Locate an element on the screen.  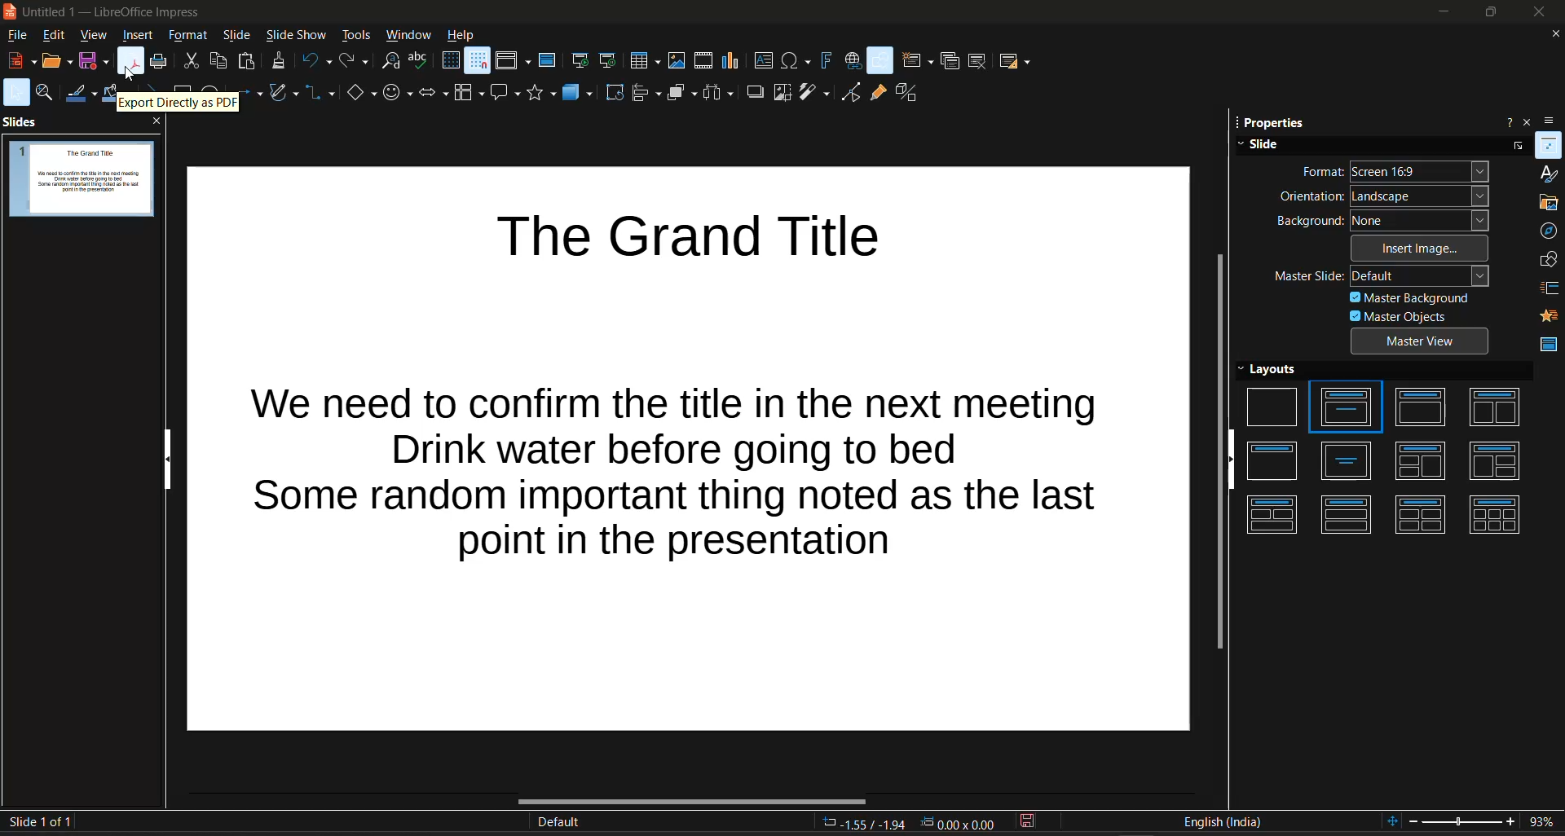
fill color is located at coordinates (109, 93).